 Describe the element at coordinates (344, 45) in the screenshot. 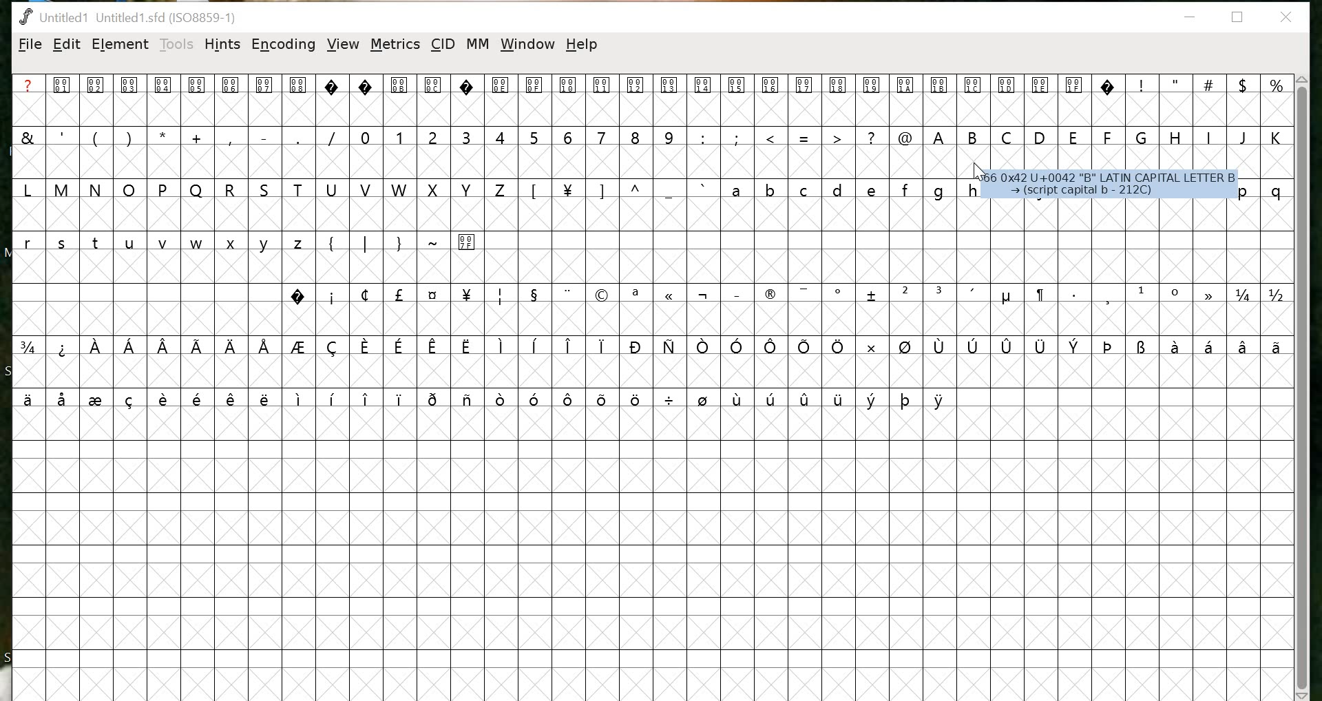

I see `VIEW` at that location.